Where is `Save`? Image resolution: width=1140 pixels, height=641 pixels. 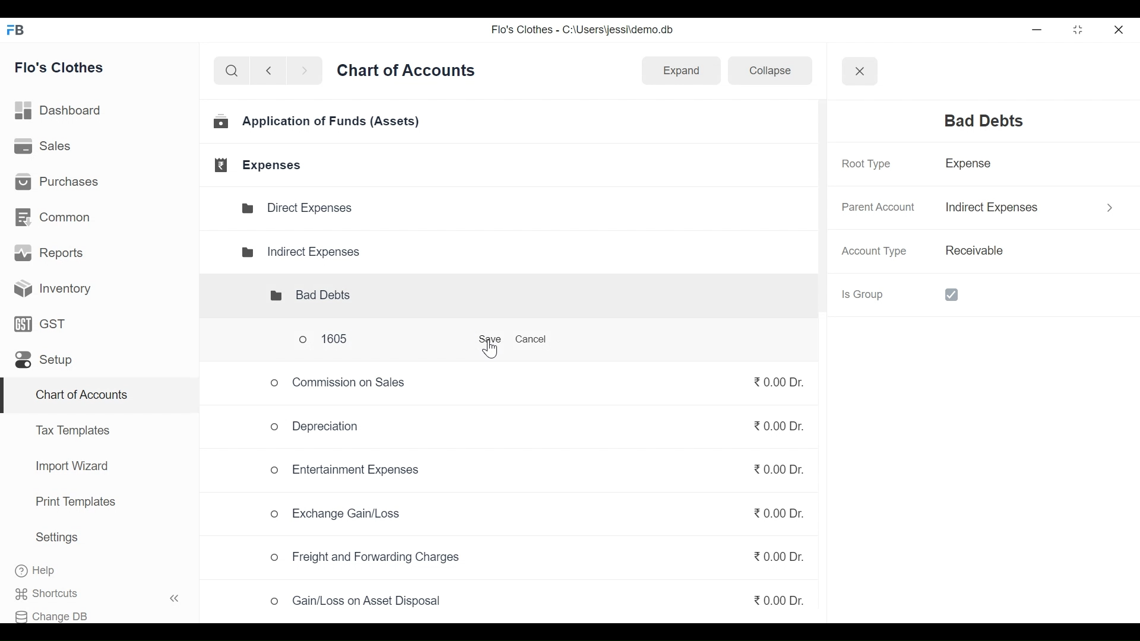 Save is located at coordinates (485, 342).